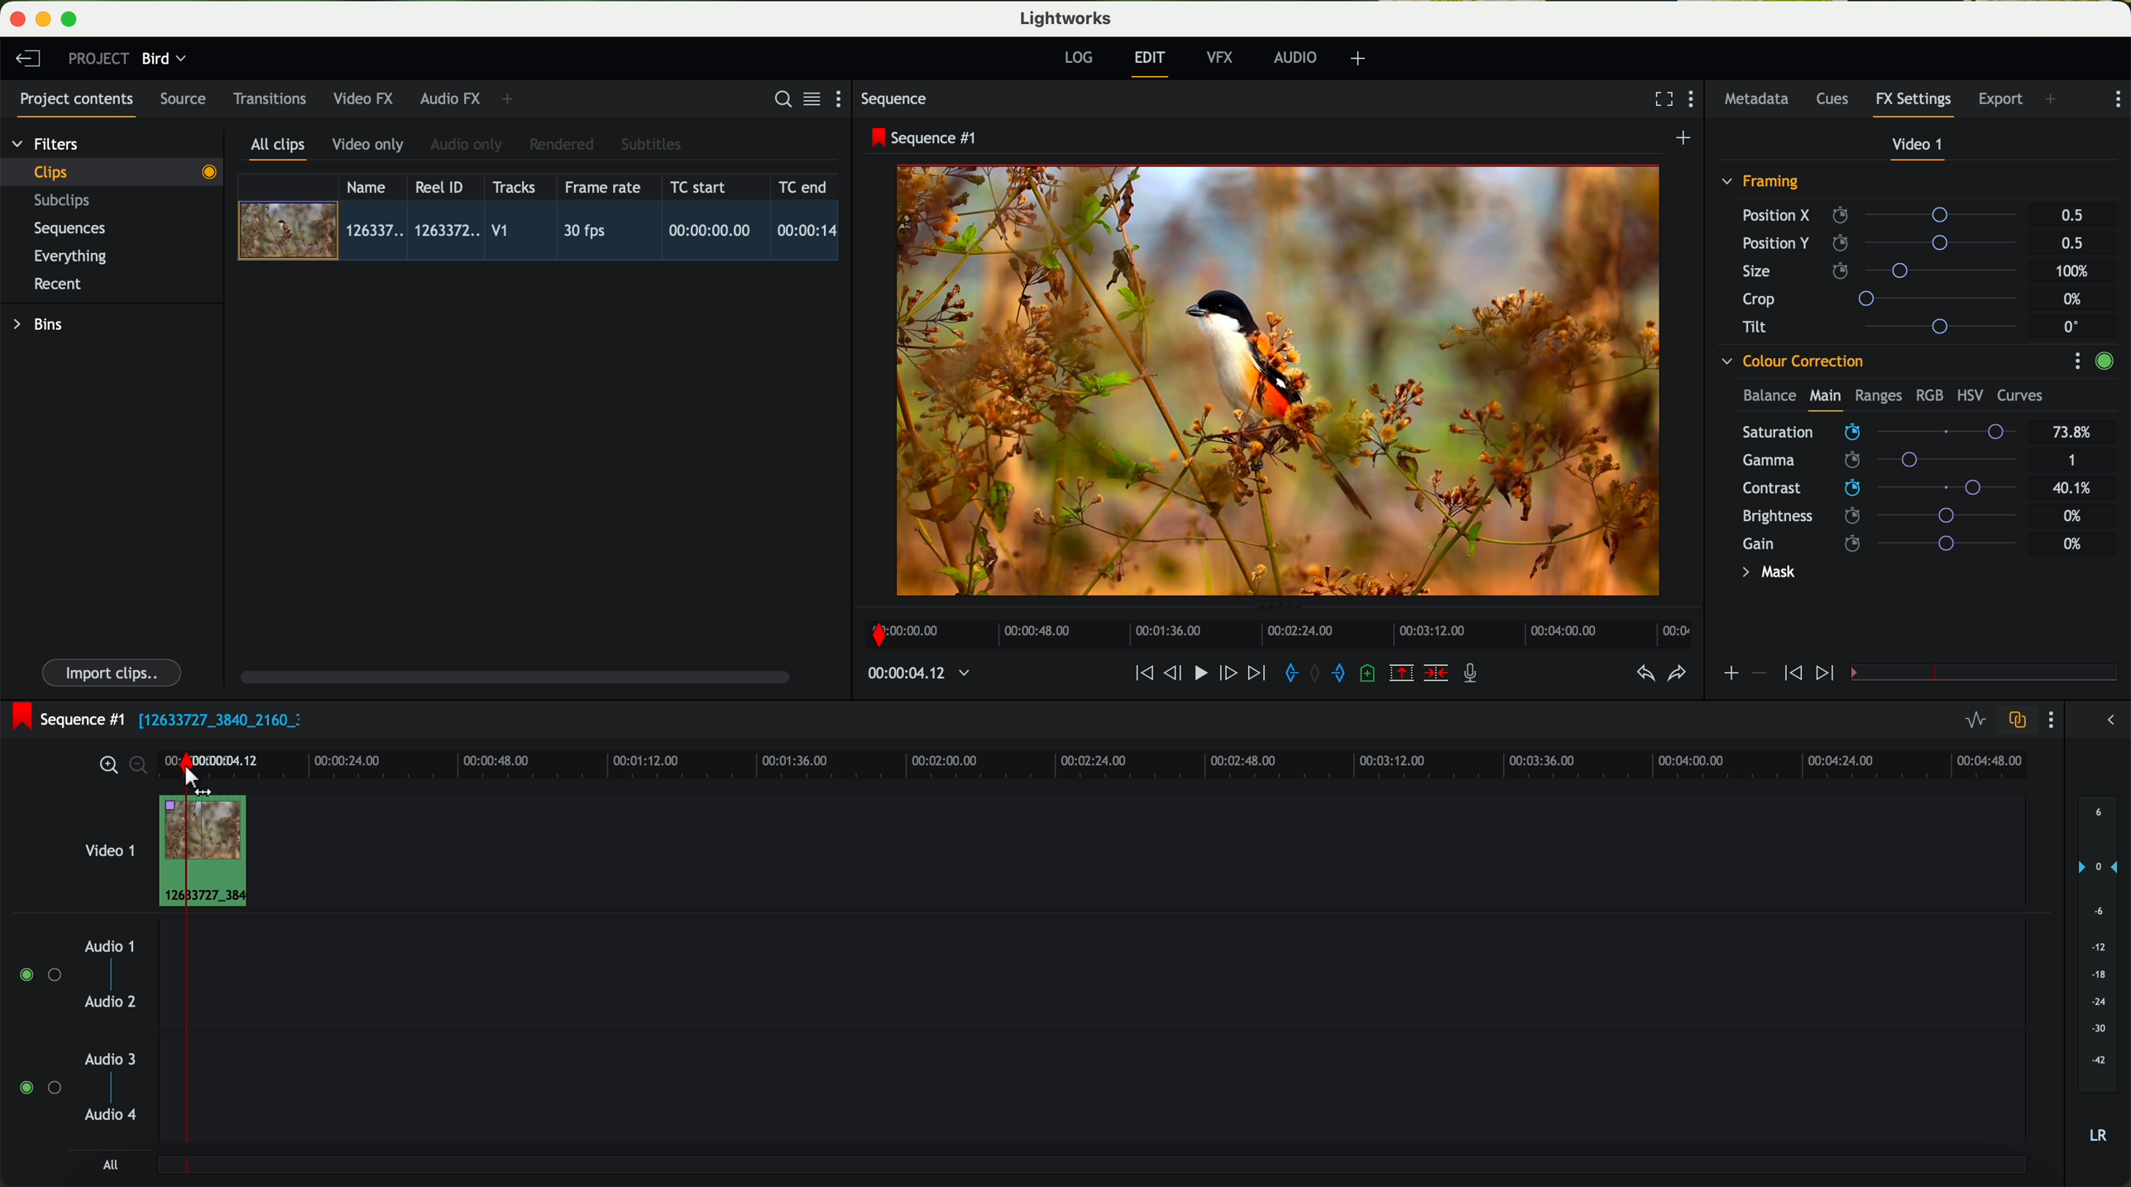 This screenshot has height=1187, width=2131. Describe the element at coordinates (183, 100) in the screenshot. I see `source` at that location.